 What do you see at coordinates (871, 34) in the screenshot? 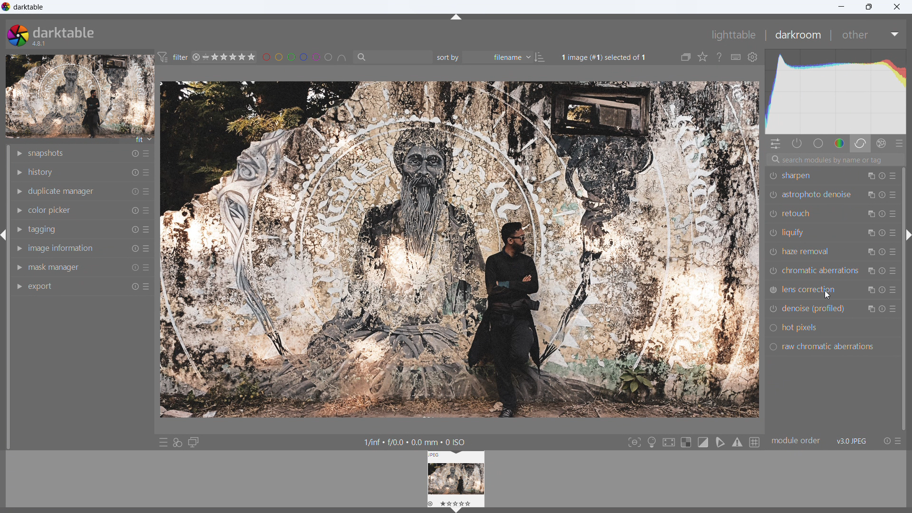
I see `other` at bounding box center [871, 34].